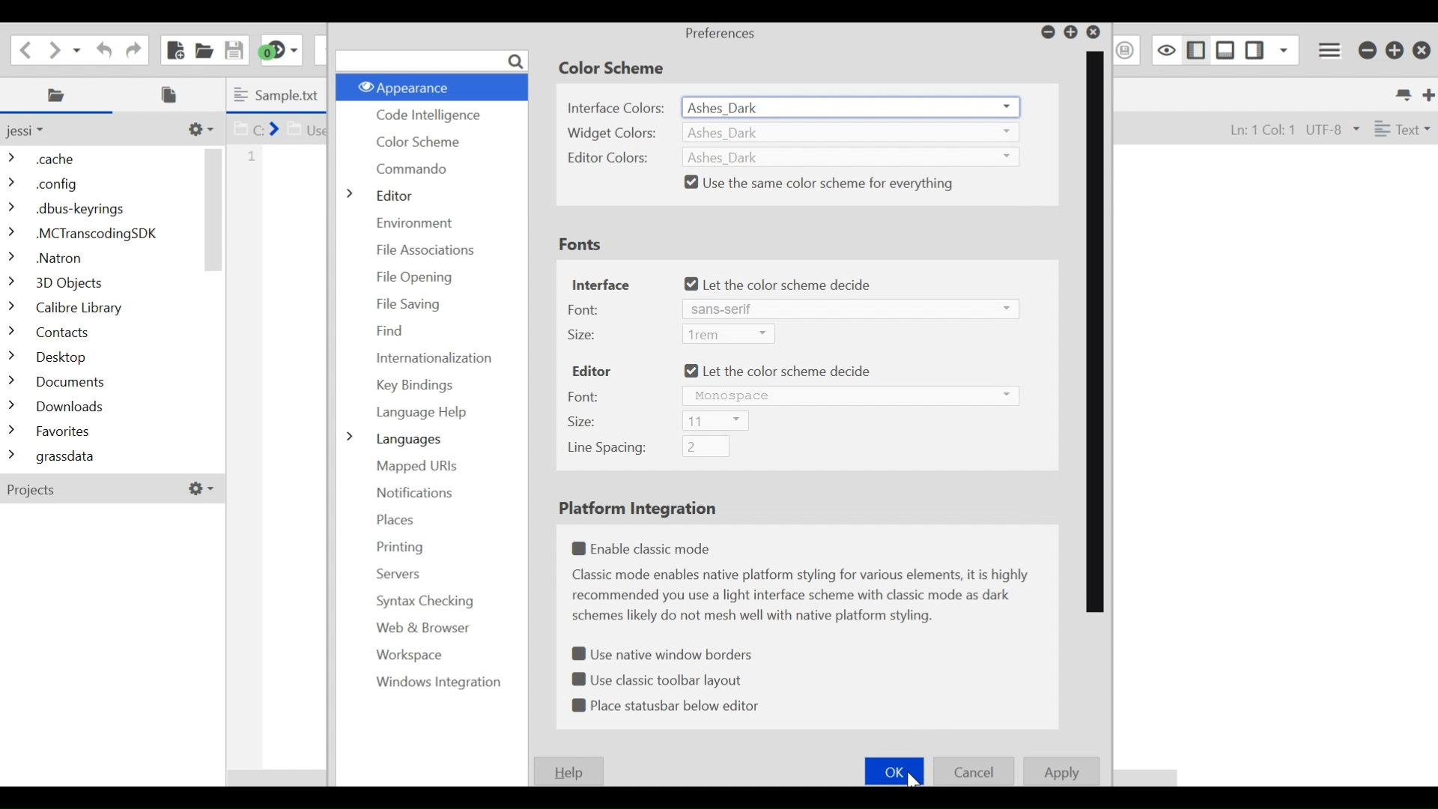 The width and height of the screenshot is (1438, 809). What do you see at coordinates (280, 50) in the screenshot?
I see `jump to the next syntax checking result` at bounding box center [280, 50].